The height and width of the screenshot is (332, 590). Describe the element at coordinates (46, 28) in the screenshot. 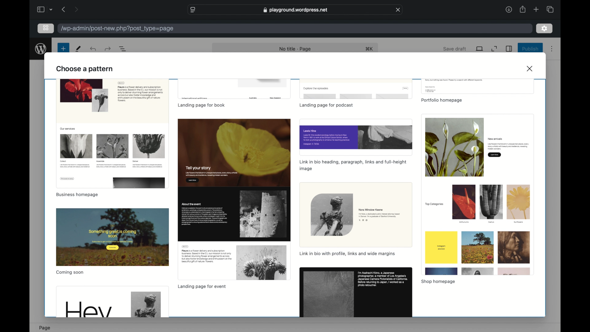

I see `grid` at that location.